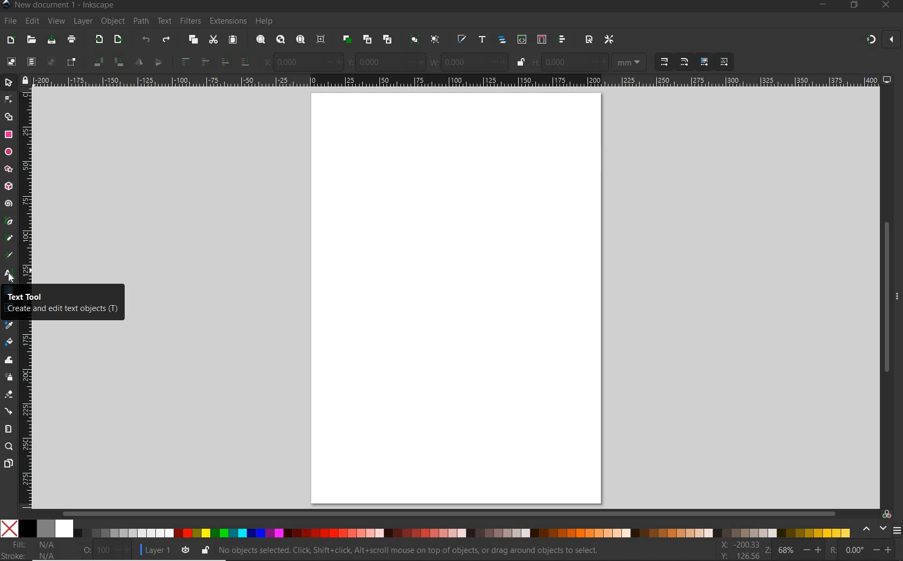 The height and width of the screenshot is (561, 903). Describe the element at coordinates (425, 528) in the screenshot. I see `color modes` at that location.